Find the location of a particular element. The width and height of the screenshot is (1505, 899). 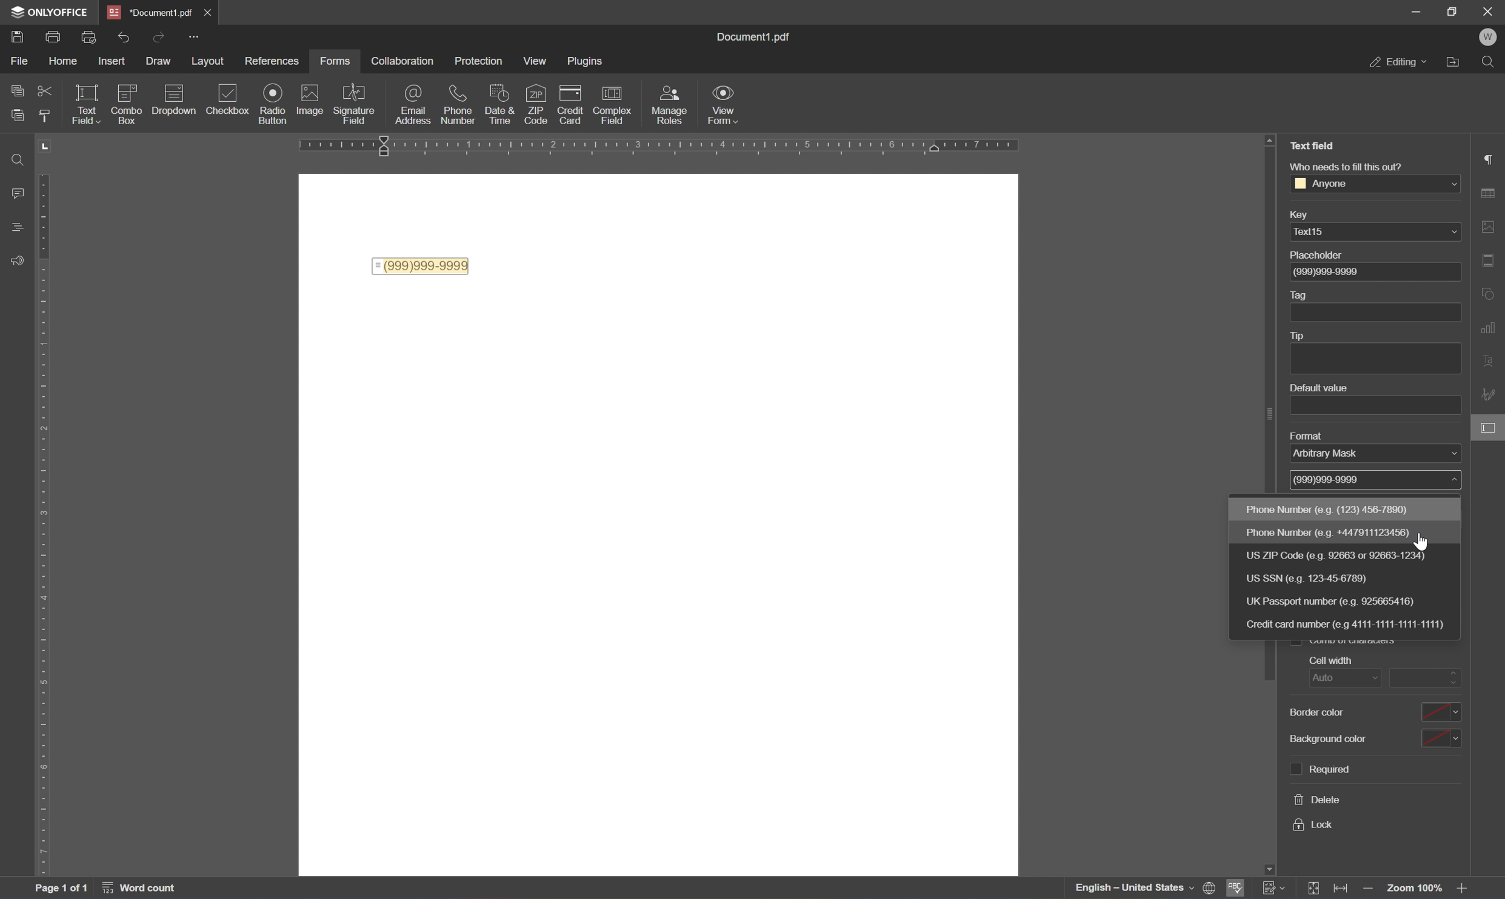

uk passport number is located at coordinates (1349, 602).